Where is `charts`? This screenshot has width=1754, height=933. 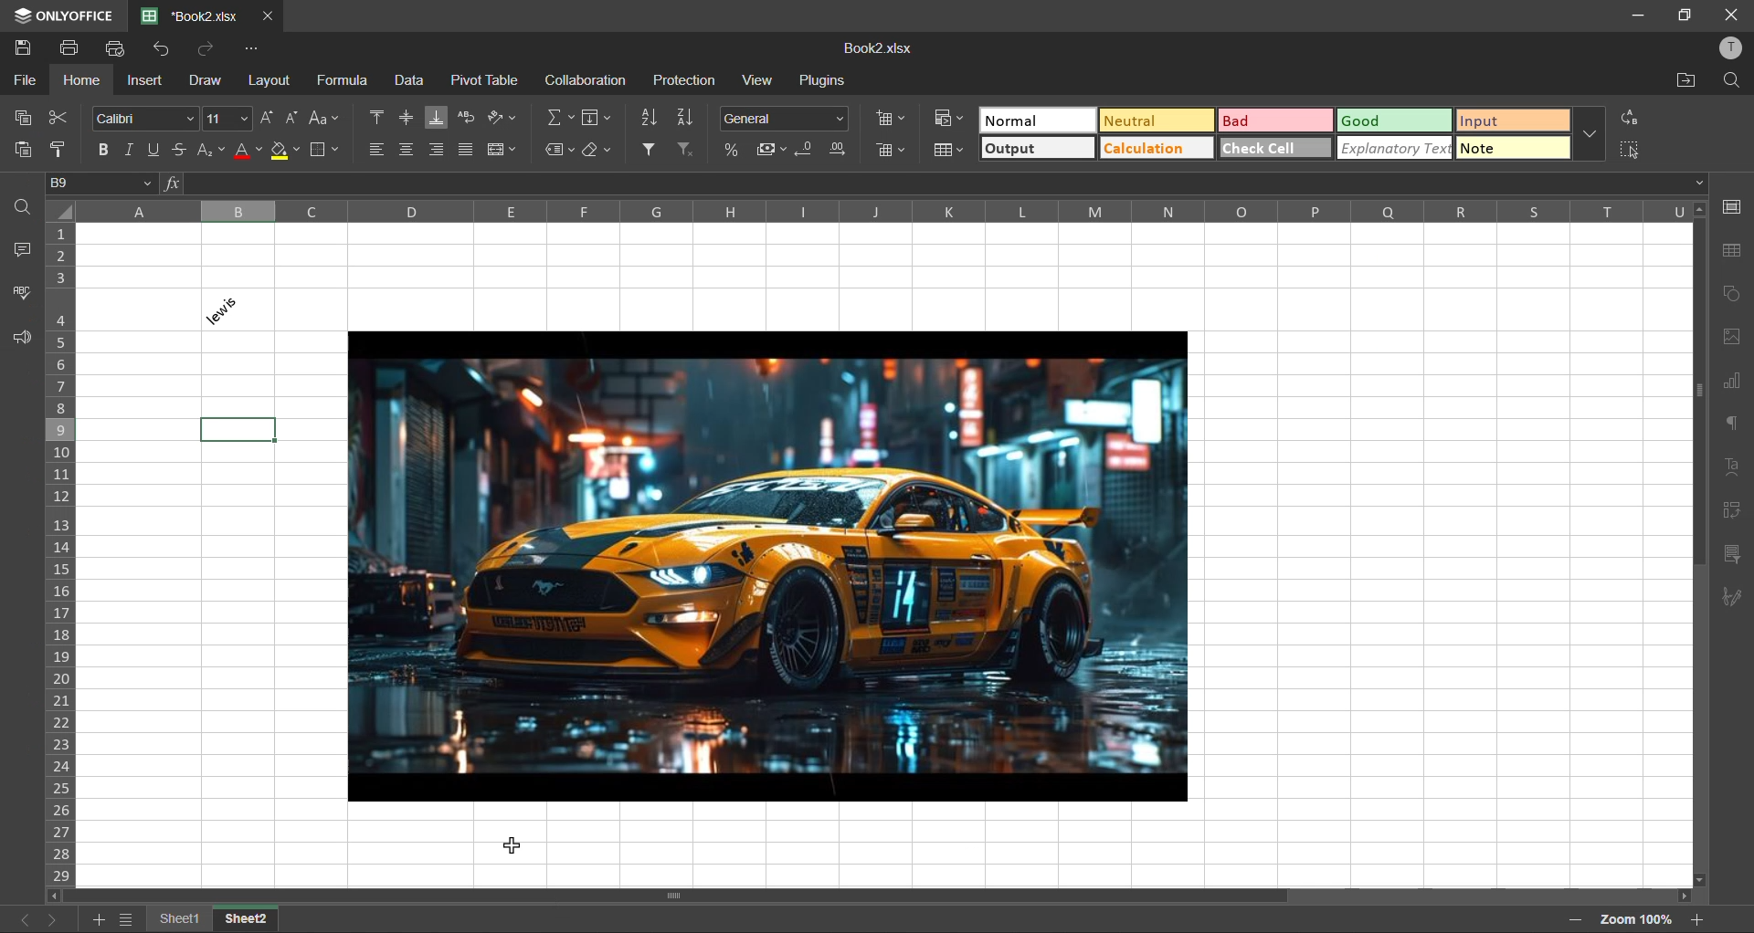
charts is located at coordinates (1731, 382).